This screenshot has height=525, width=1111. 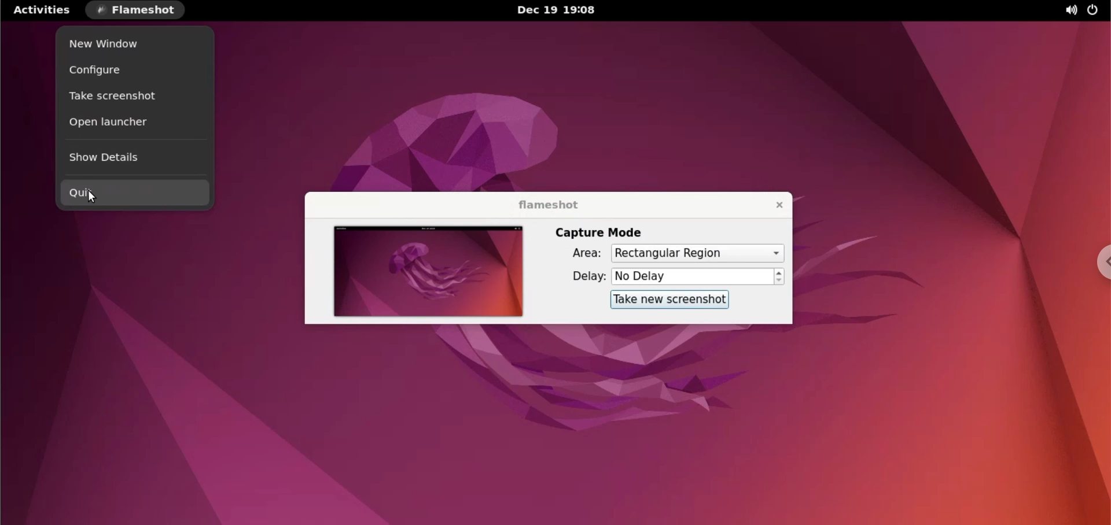 What do you see at coordinates (429, 272) in the screenshot?
I see `screenshot preview` at bounding box center [429, 272].